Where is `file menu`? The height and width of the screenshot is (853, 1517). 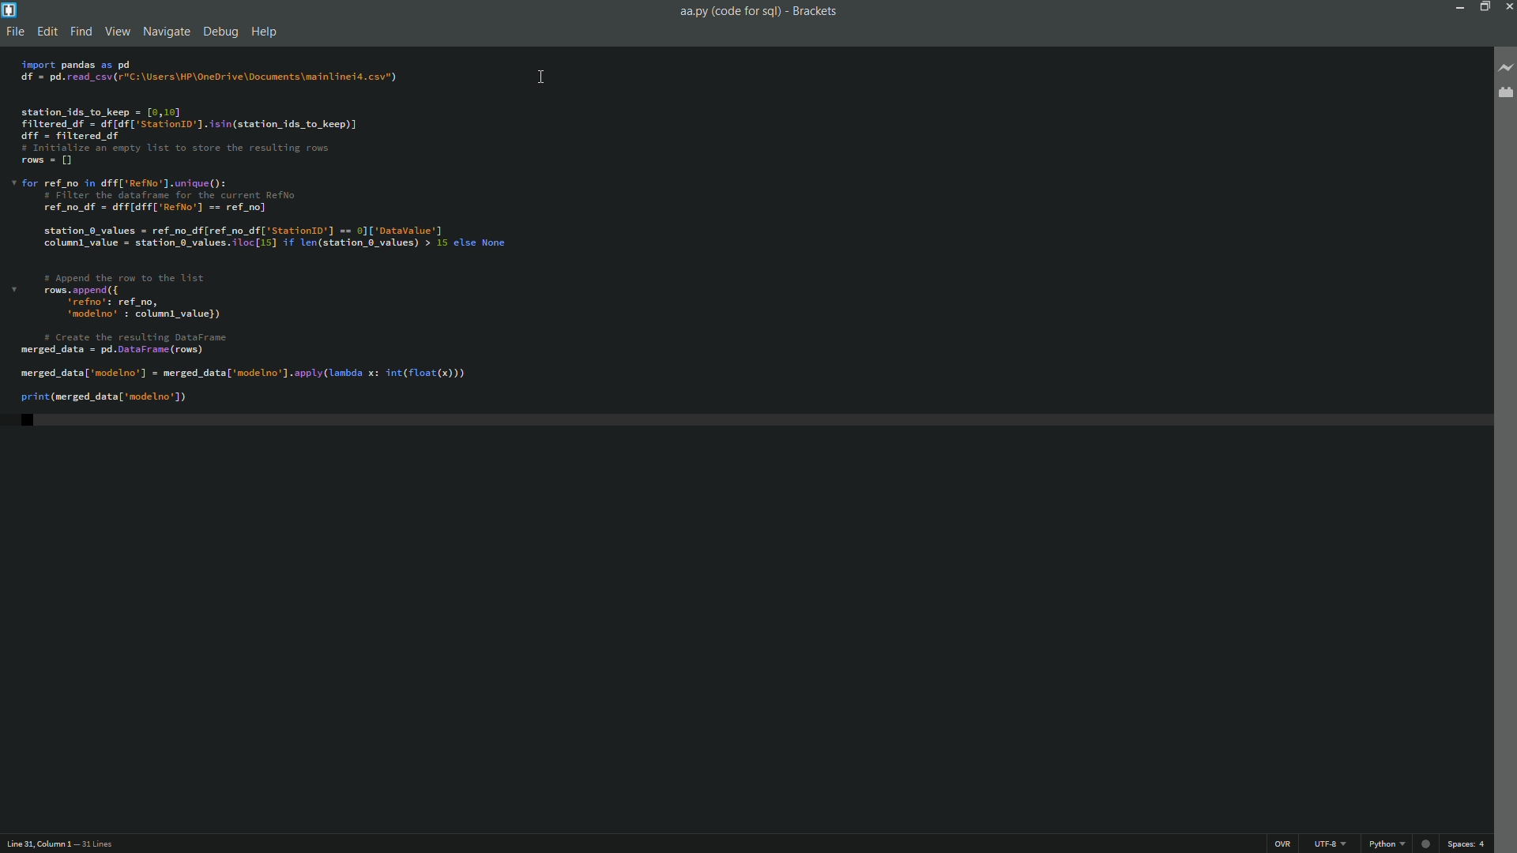 file menu is located at coordinates (13, 31).